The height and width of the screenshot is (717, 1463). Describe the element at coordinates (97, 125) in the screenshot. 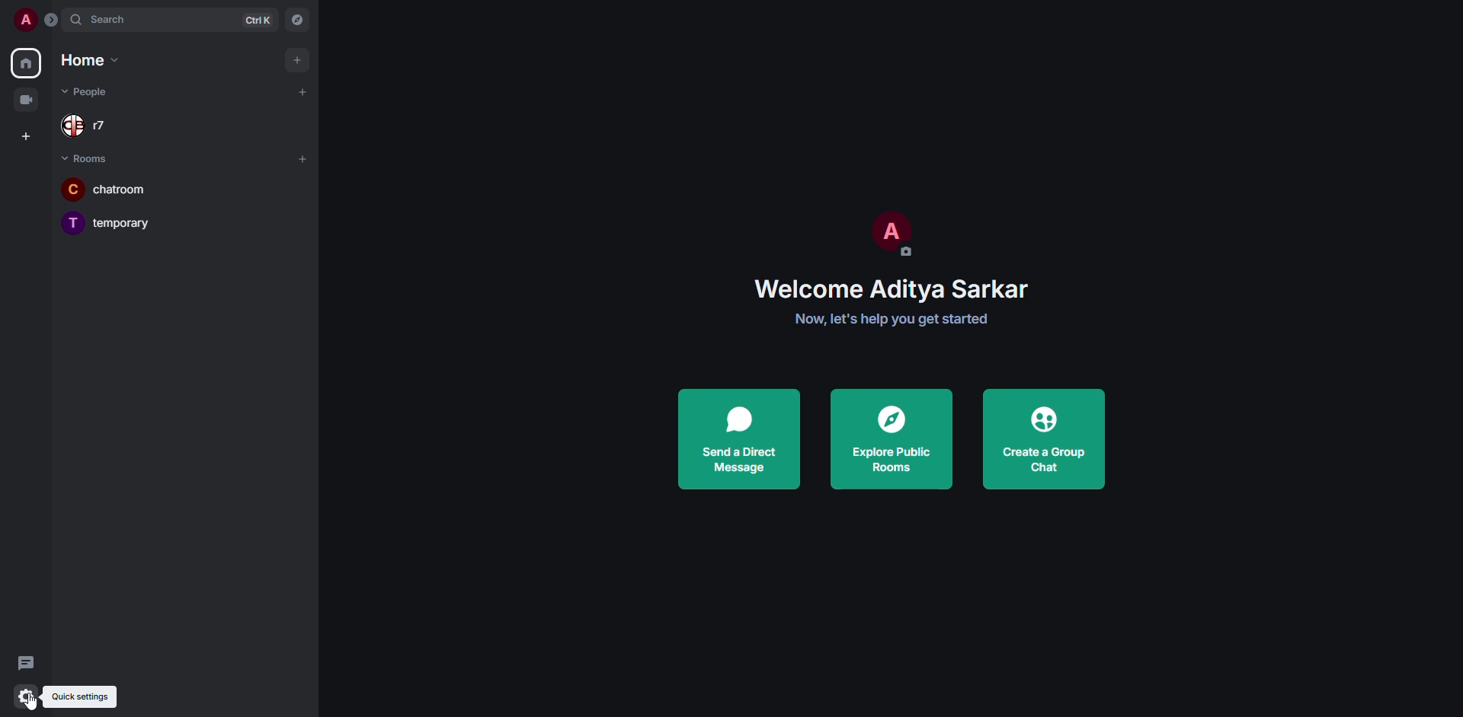

I see `people` at that location.